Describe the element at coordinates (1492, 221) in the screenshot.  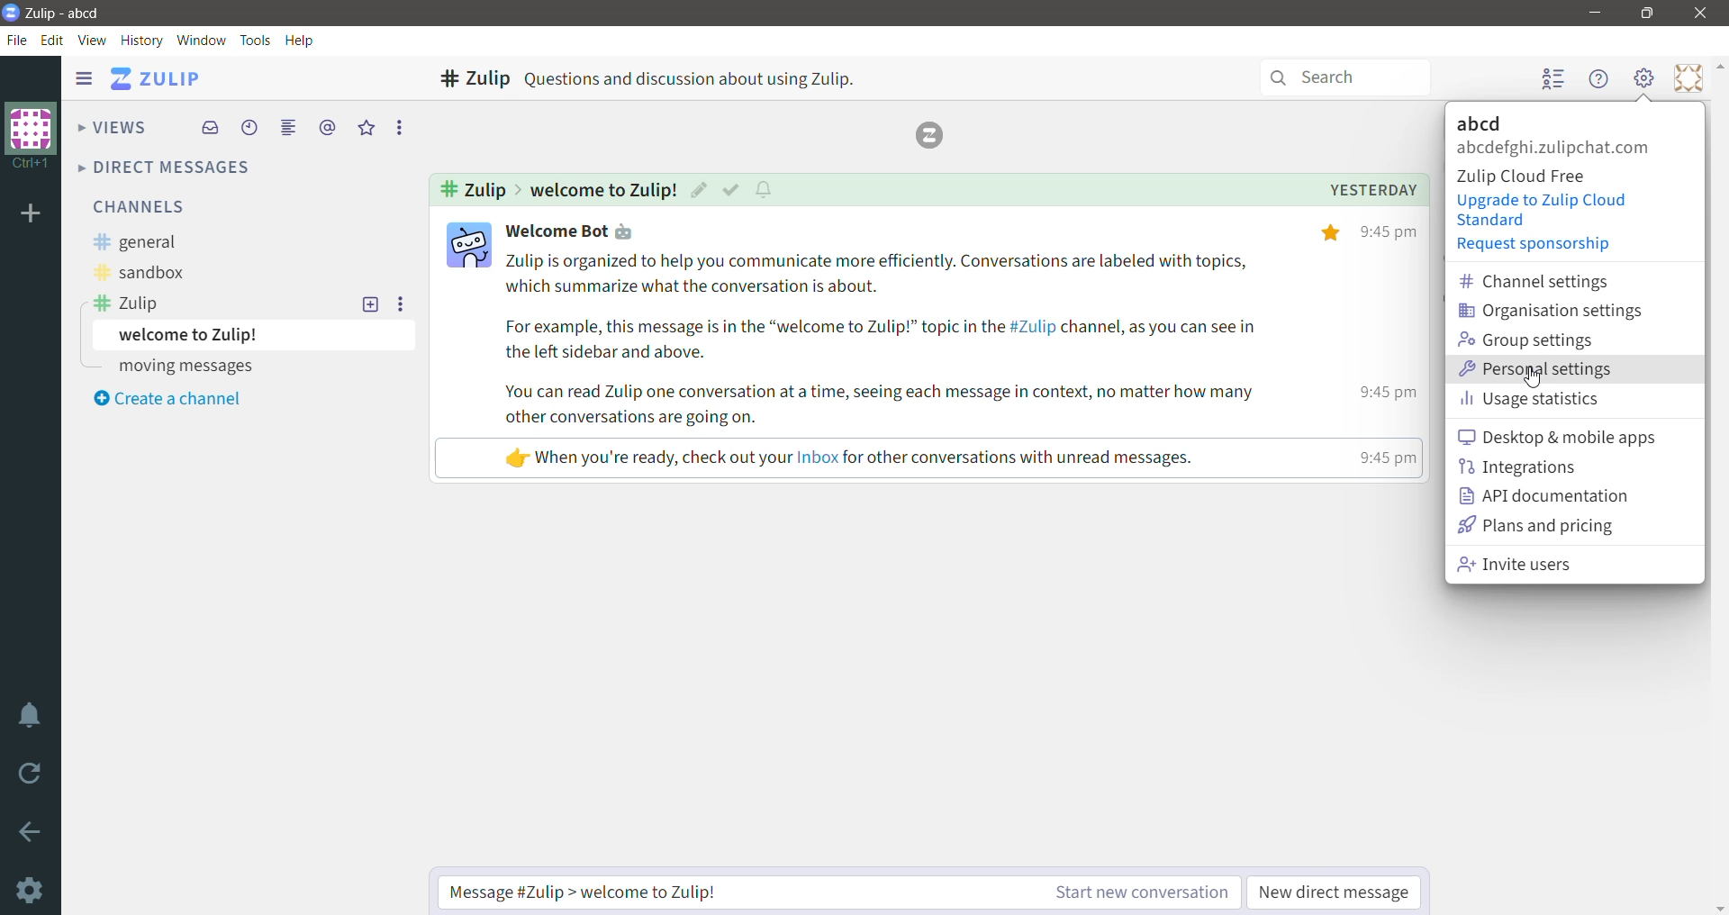
I see `standard` at that location.